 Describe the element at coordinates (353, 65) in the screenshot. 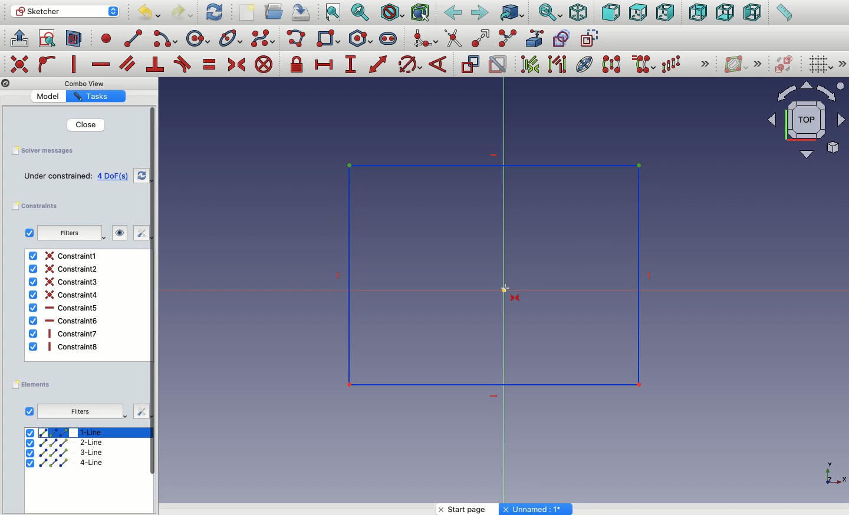

I see `constrain vertical distance` at that location.